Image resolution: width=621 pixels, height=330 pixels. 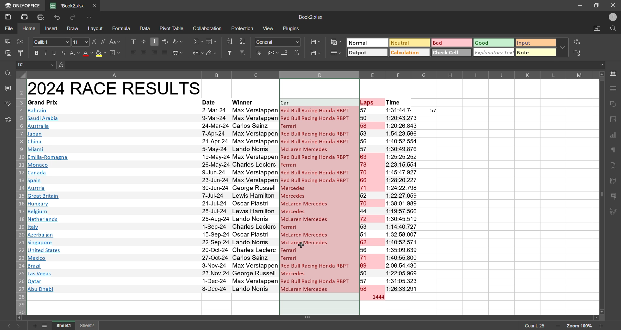 What do you see at coordinates (315, 41) in the screenshot?
I see `insert cells` at bounding box center [315, 41].